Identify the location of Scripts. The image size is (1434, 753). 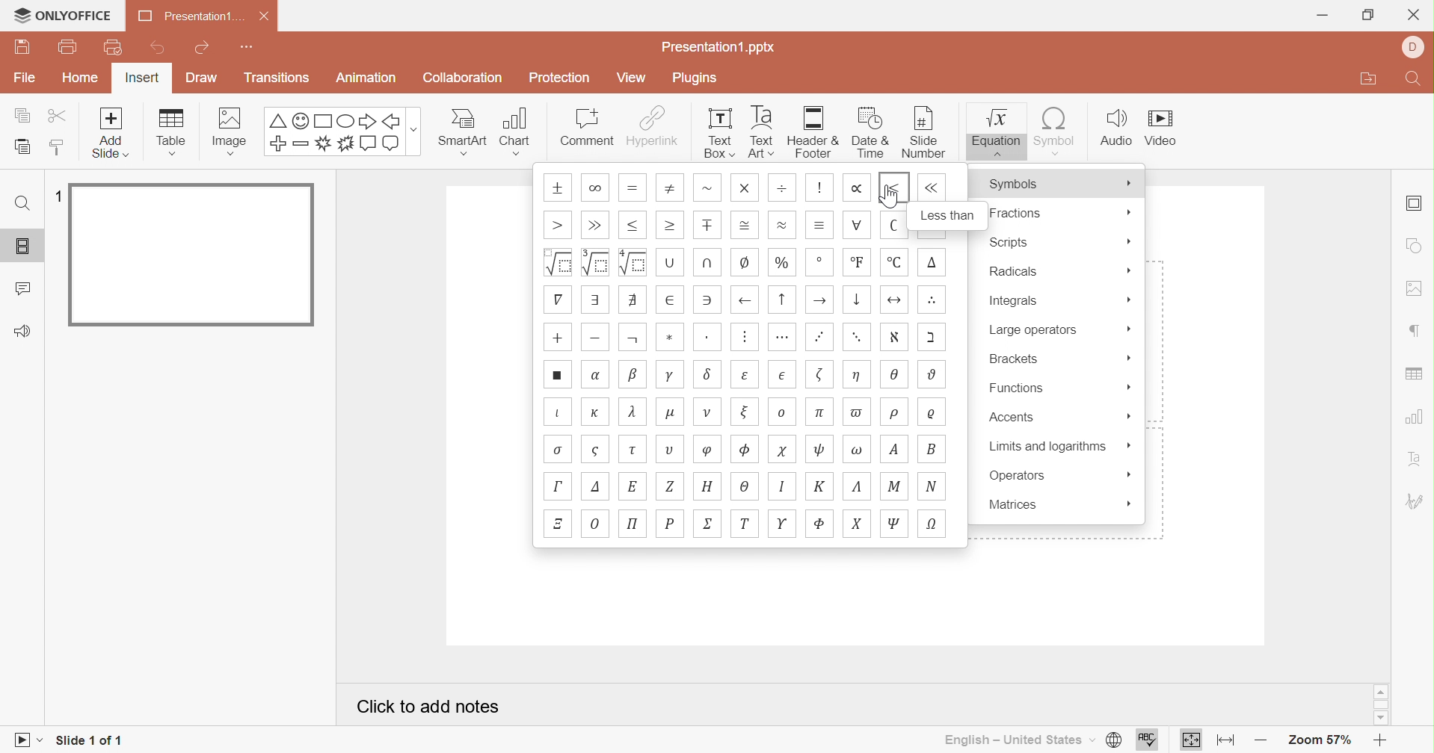
(1060, 239).